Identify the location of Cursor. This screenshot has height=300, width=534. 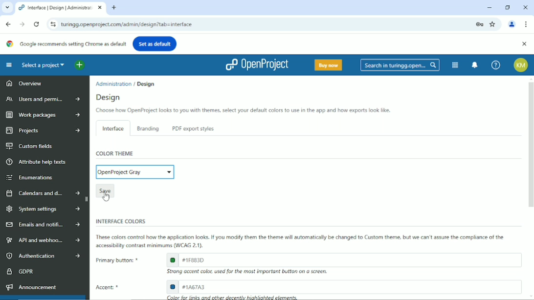
(106, 196).